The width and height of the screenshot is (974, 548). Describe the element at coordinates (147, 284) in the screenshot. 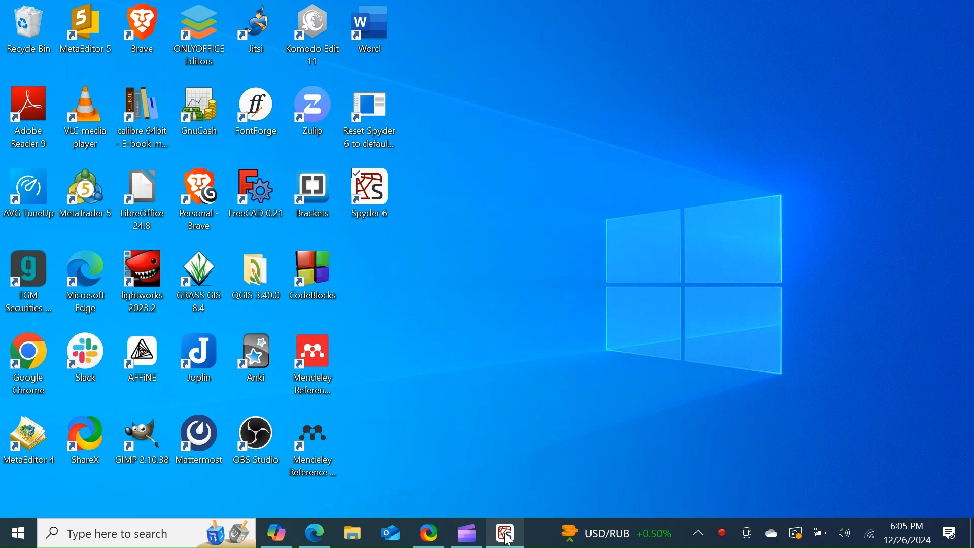

I see `Lightworks` at that location.